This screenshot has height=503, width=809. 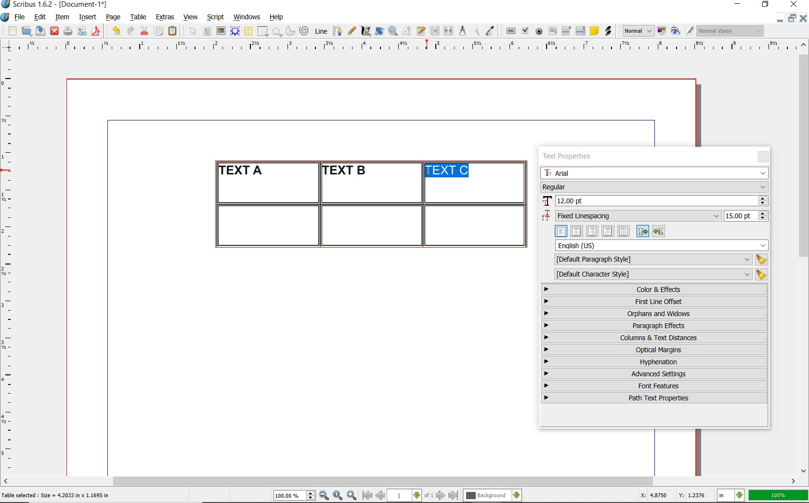 I want to click on minimize, so click(x=739, y=5).